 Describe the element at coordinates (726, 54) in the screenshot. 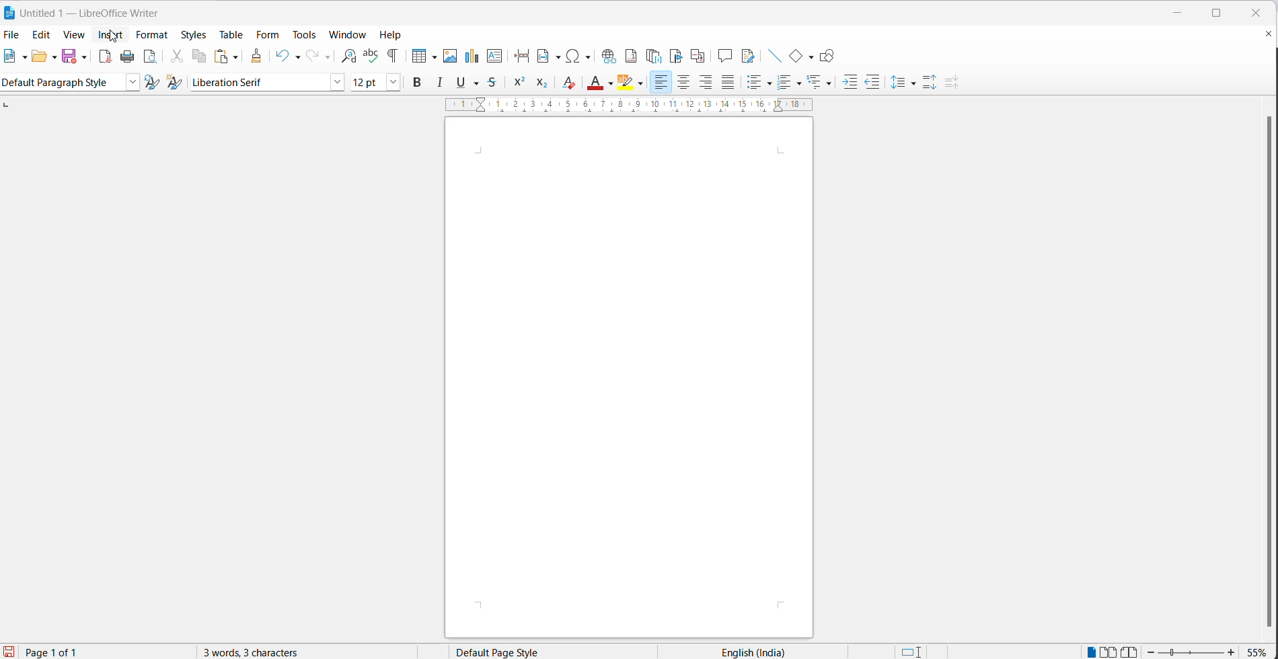

I see `insert comments` at that location.